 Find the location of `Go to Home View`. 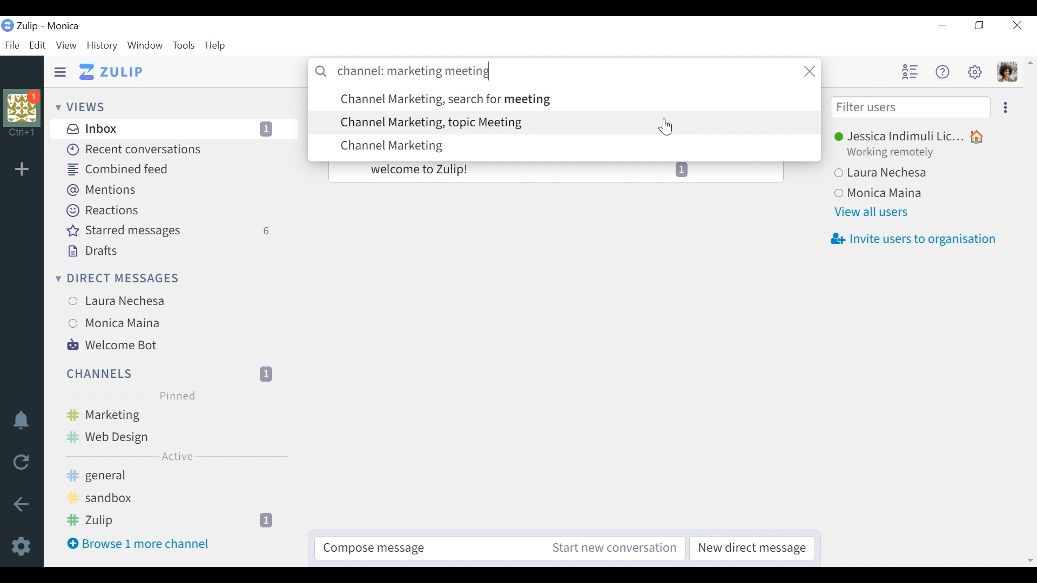

Go to Home View is located at coordinates (117, 72).